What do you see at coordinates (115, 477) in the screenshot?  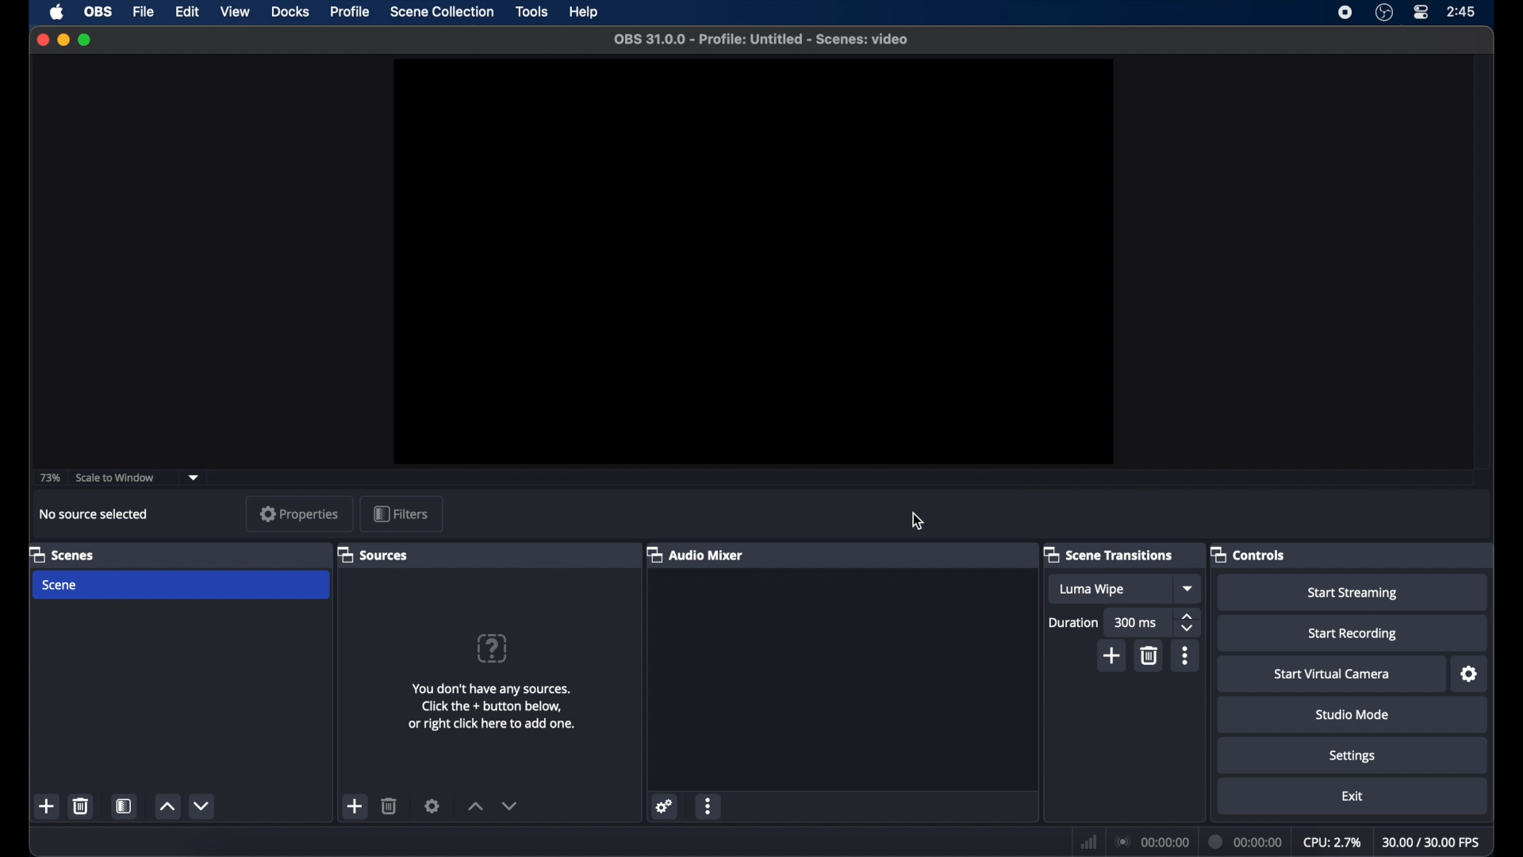 I see `scale to window` at bounding box center [115, 477].